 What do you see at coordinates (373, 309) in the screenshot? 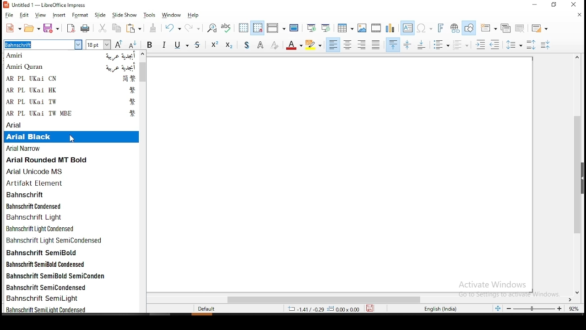
I see `save` at bounding box center [373, 309].